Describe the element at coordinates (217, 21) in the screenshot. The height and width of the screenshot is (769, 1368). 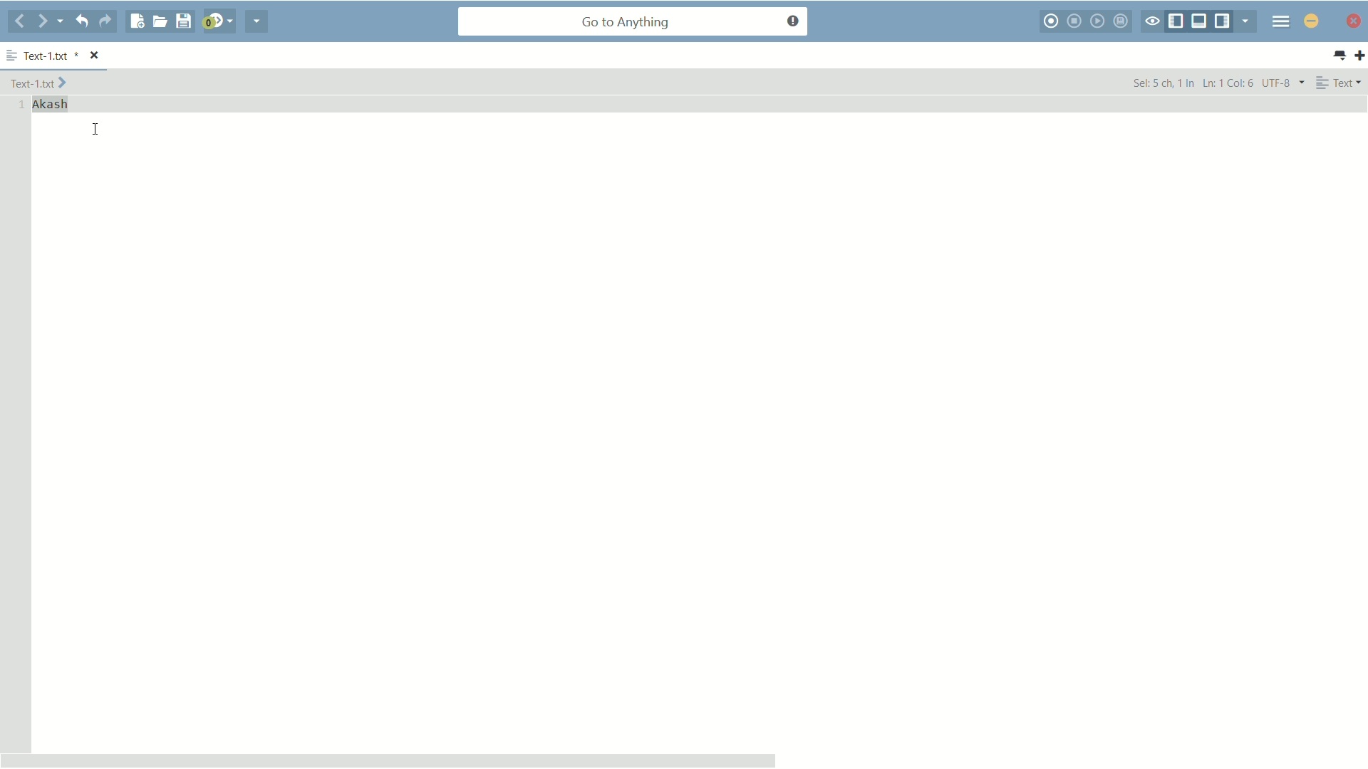
I see `jump to next syntax checking result` at that location.